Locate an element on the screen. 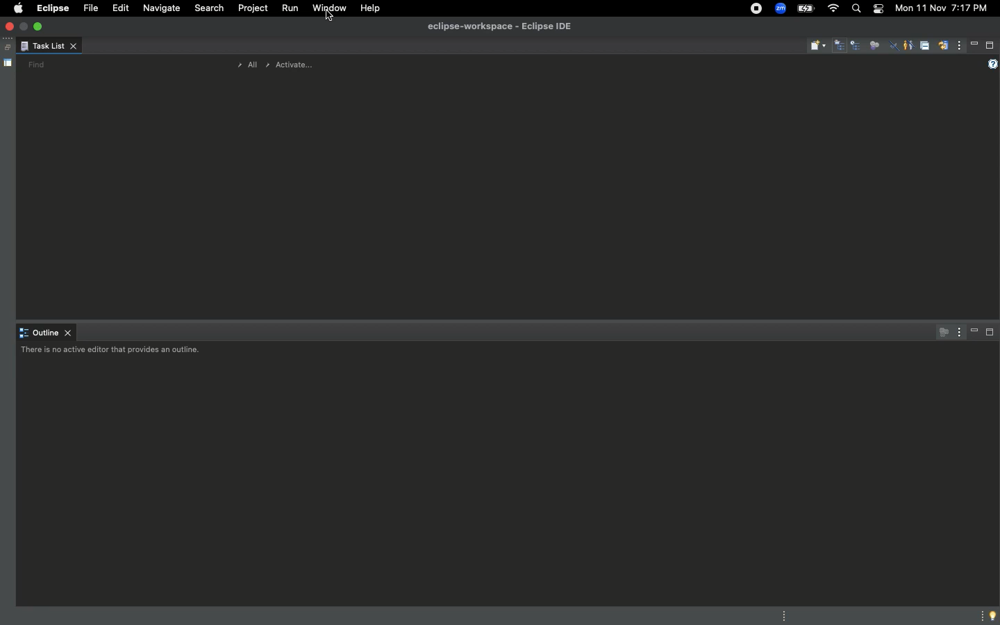 Image resolution: width=1000 pixels, height=625 pixels. Show tasks UI legend is located at coordinates (991, 65).